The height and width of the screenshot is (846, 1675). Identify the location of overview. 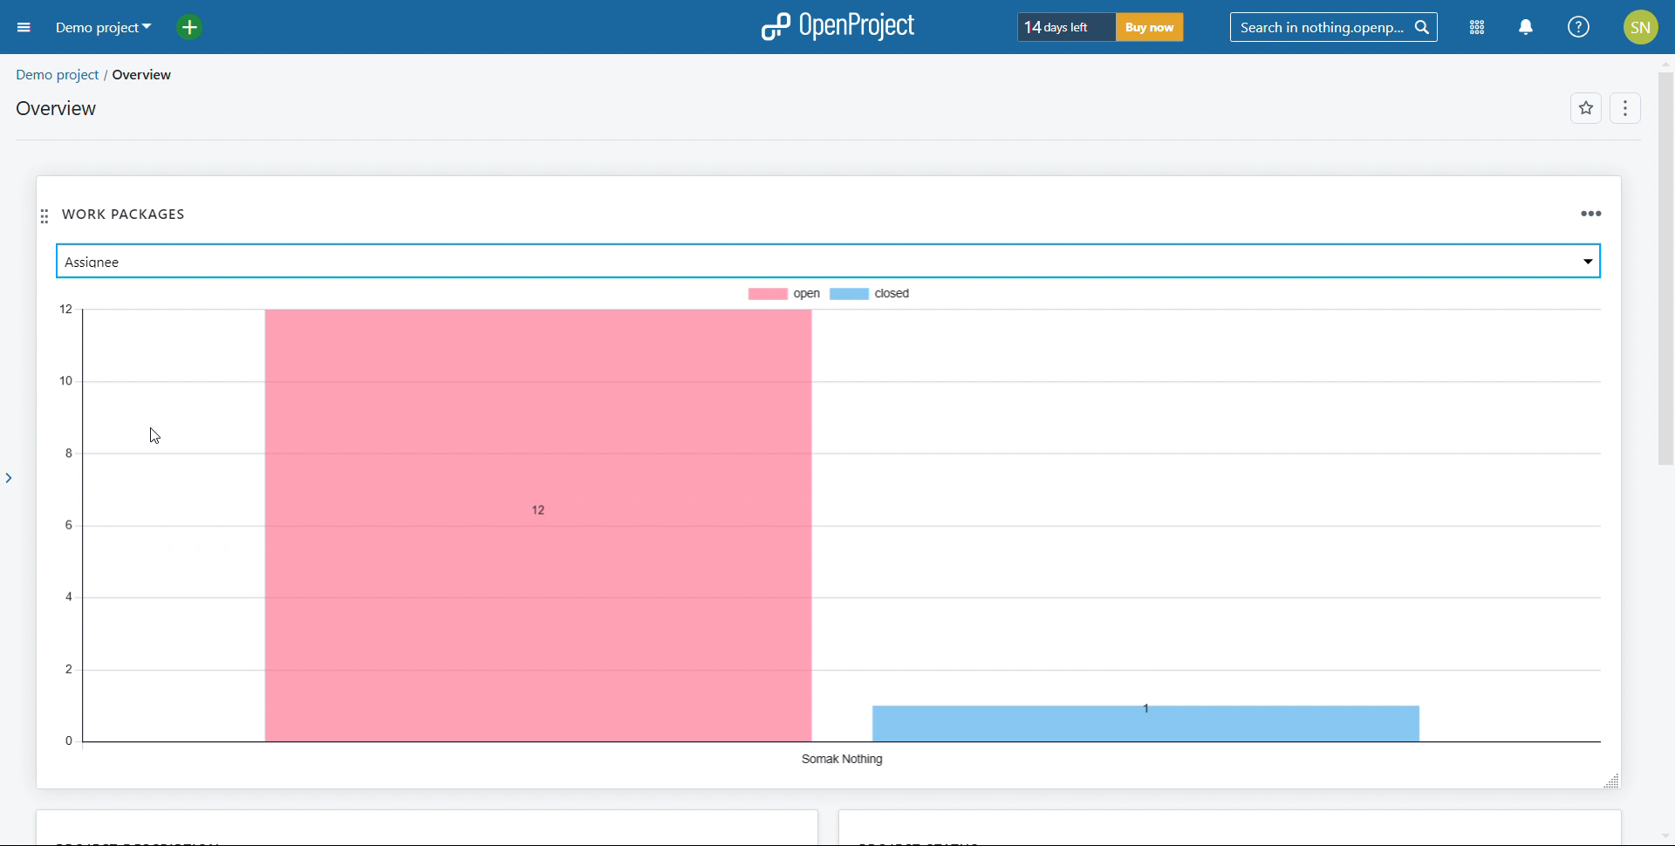
(59, 107).